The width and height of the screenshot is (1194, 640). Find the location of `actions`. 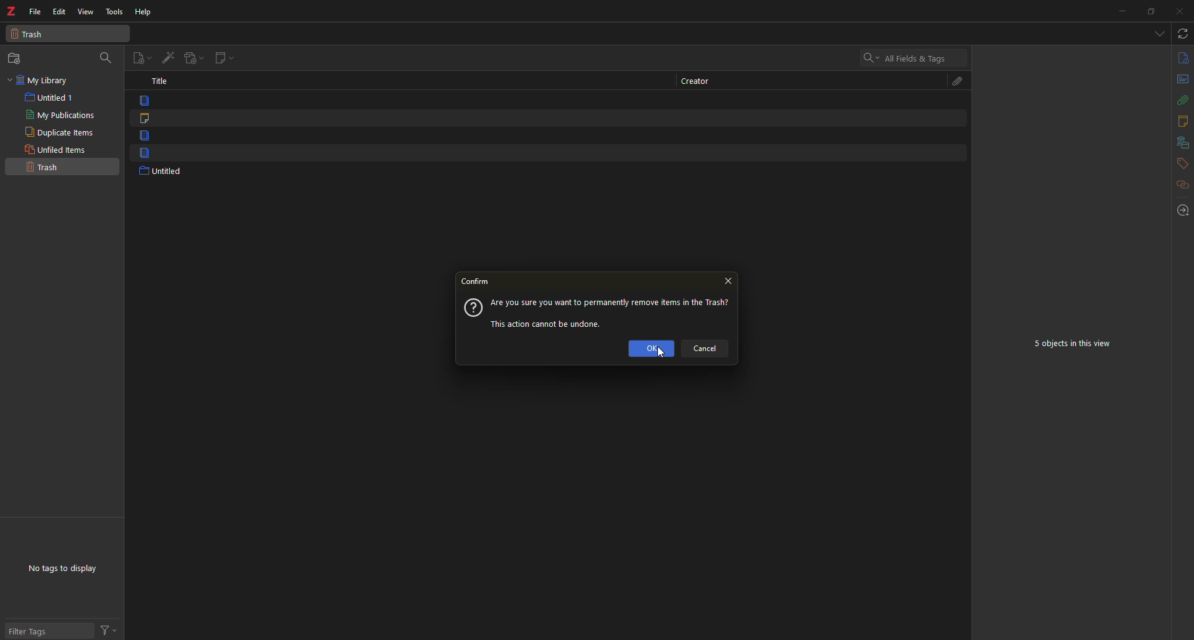

actions is located at coordinates (106, 629).